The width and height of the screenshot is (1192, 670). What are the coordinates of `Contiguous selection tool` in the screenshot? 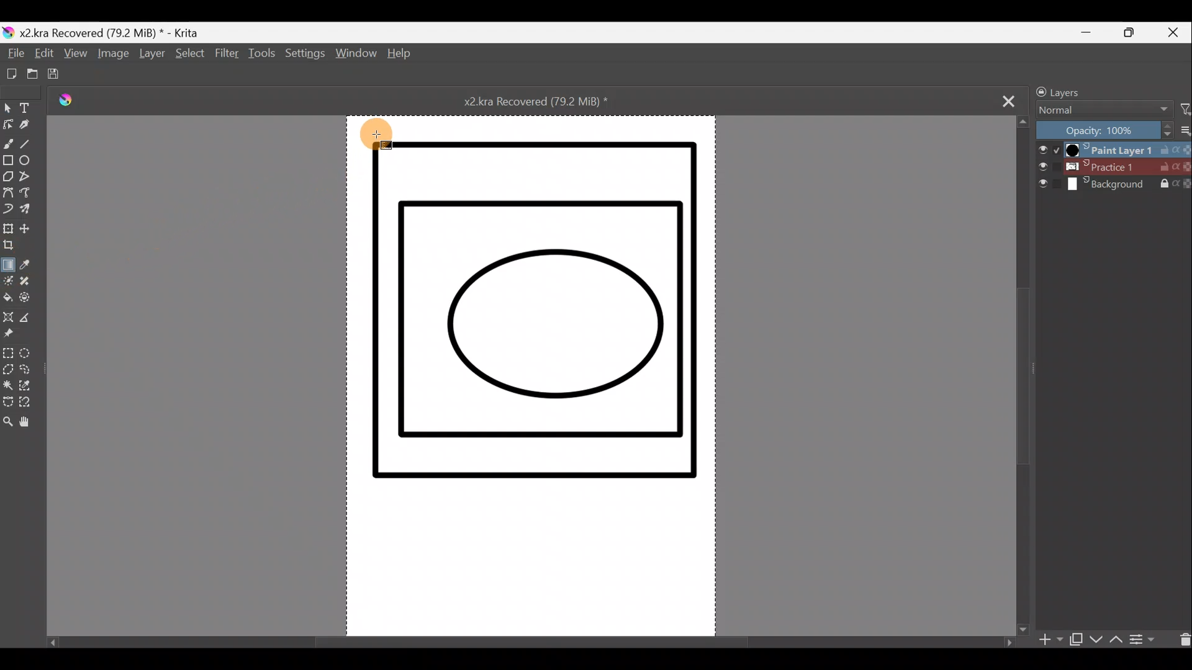 It's located at (8, 386).